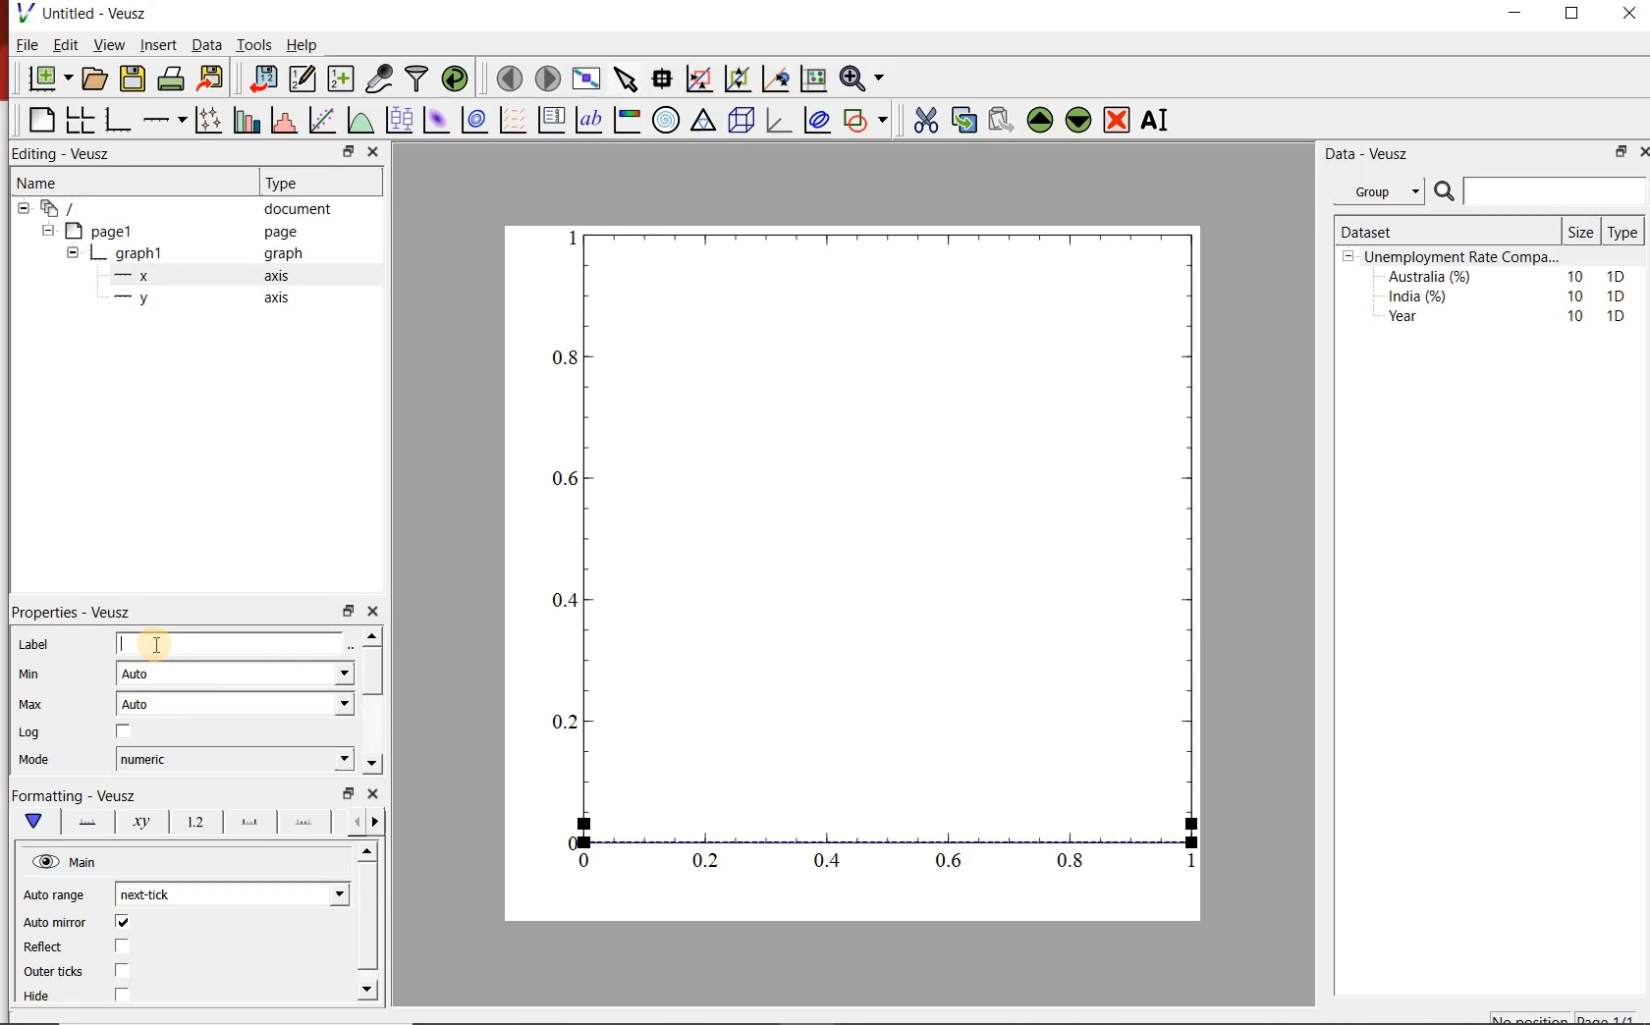 Image resolution: width=1650 pixels, height=1025 pixels. I want to click on plot points with lines and errorbars, so click(208, 119).